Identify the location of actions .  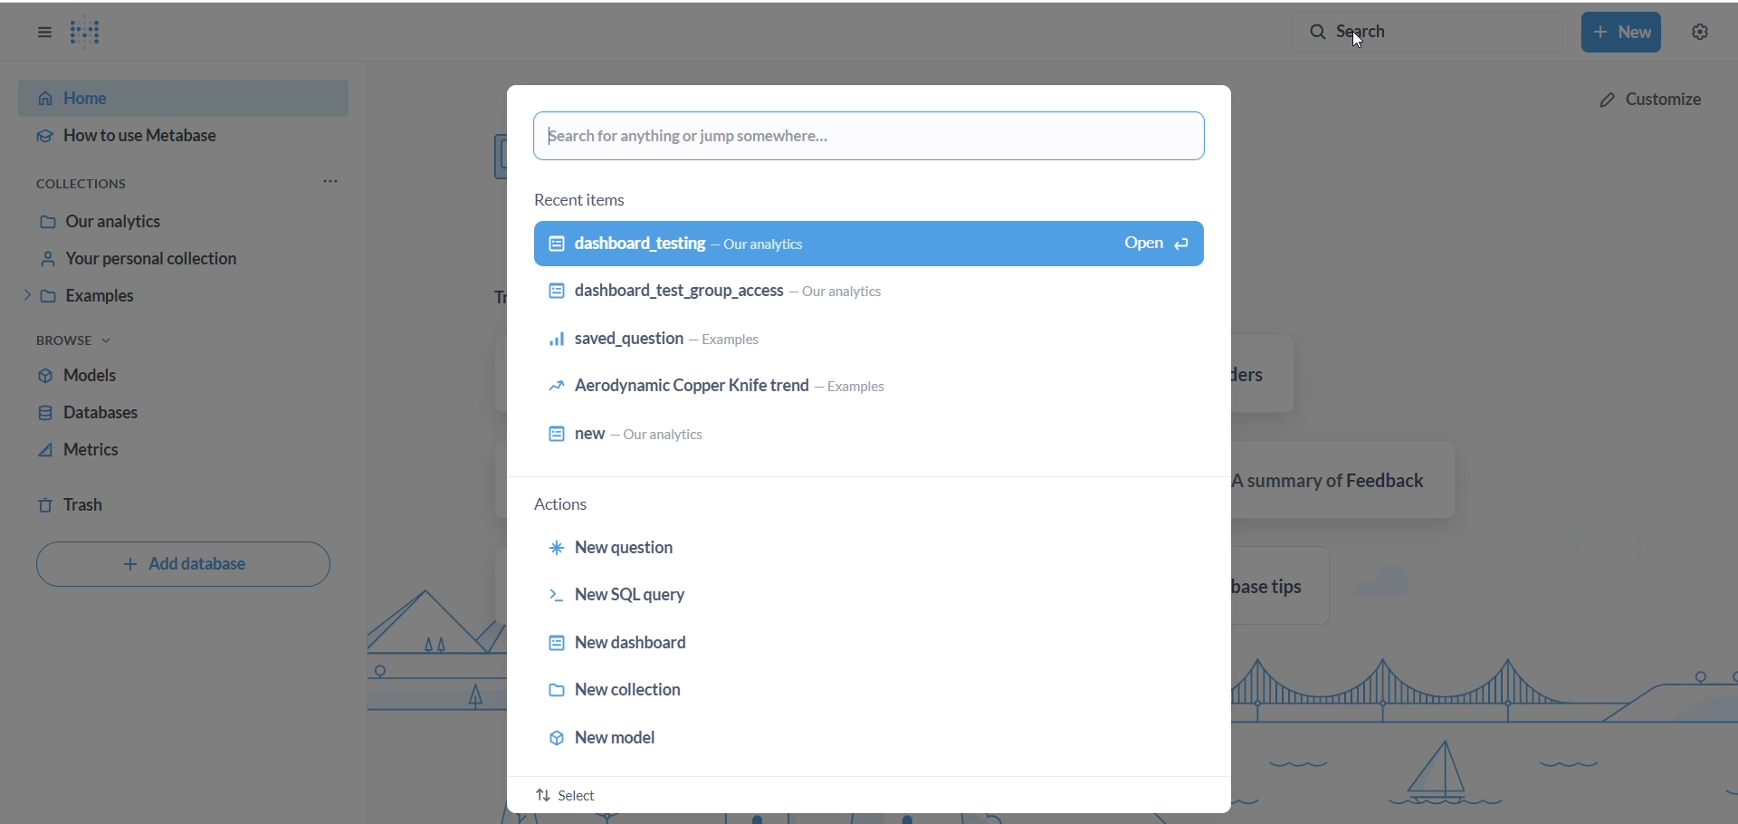
(569, 503).